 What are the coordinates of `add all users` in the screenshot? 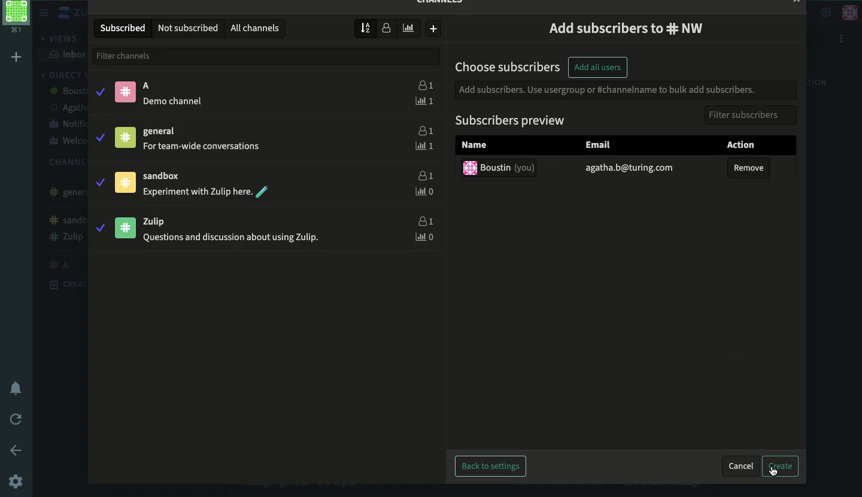 It's located at (600, 67).